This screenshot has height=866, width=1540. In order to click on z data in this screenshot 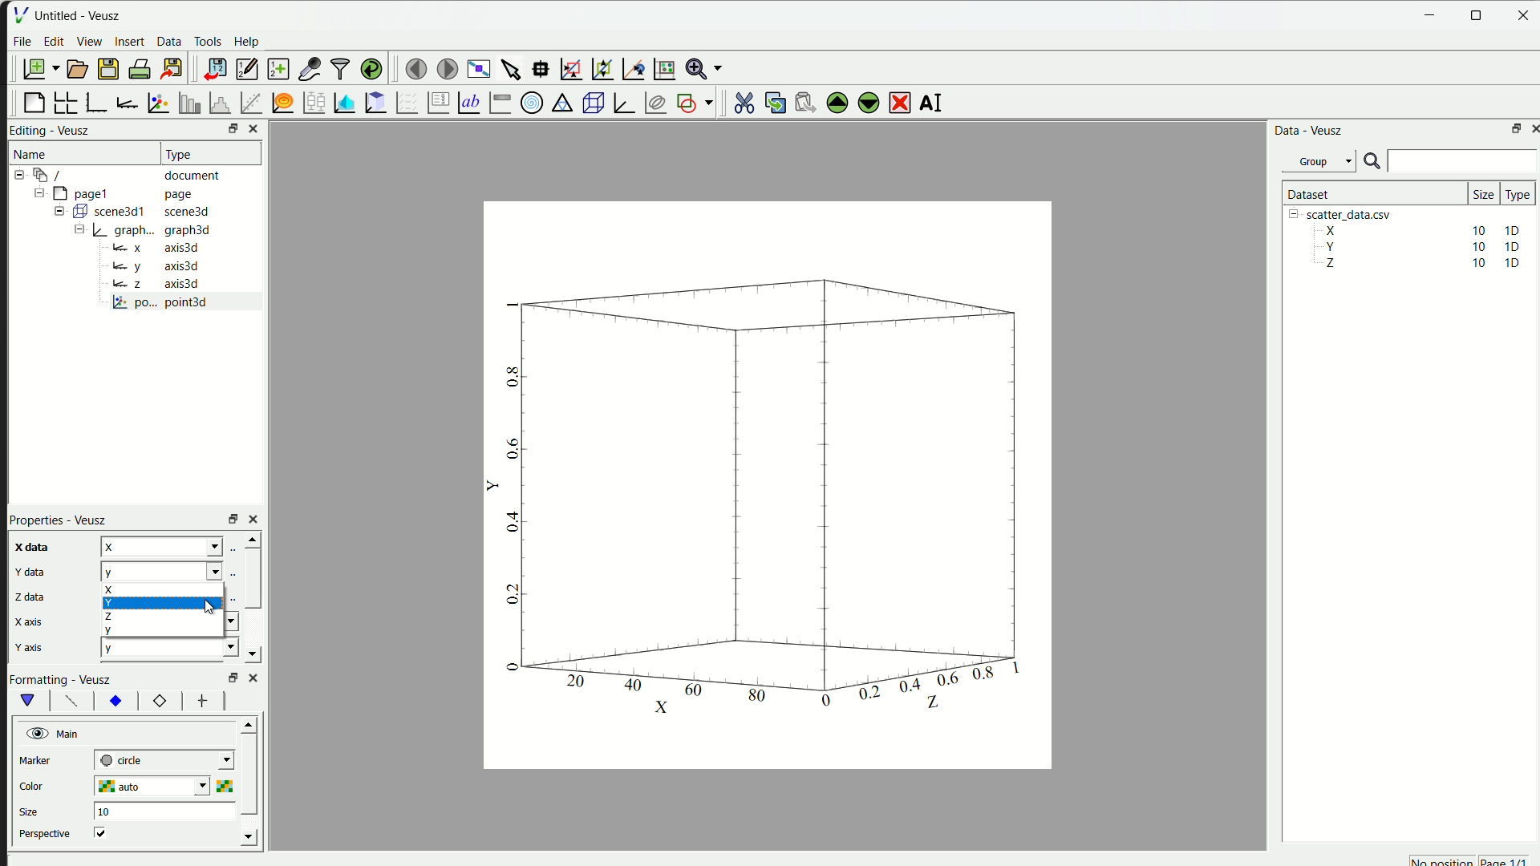, I will do `click(27, 596)`.